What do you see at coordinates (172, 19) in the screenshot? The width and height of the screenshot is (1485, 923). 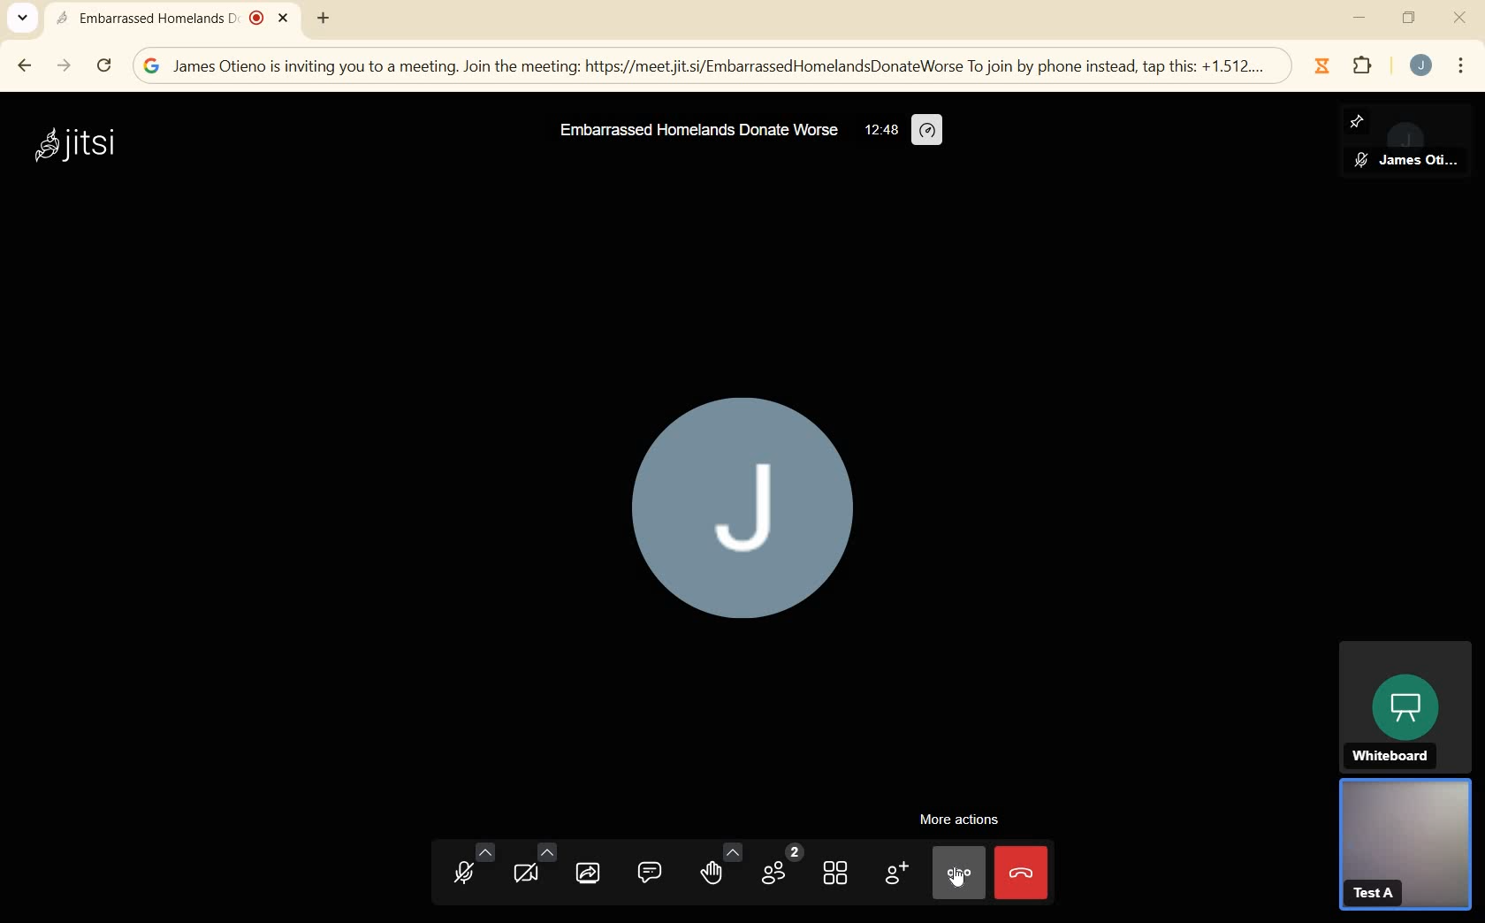 I see `Embarrassed Homelands D` at bounding box center [172, 19].